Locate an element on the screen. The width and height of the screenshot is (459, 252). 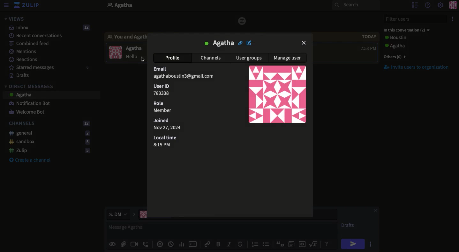
Role - member is located at coordinates (162, 108).